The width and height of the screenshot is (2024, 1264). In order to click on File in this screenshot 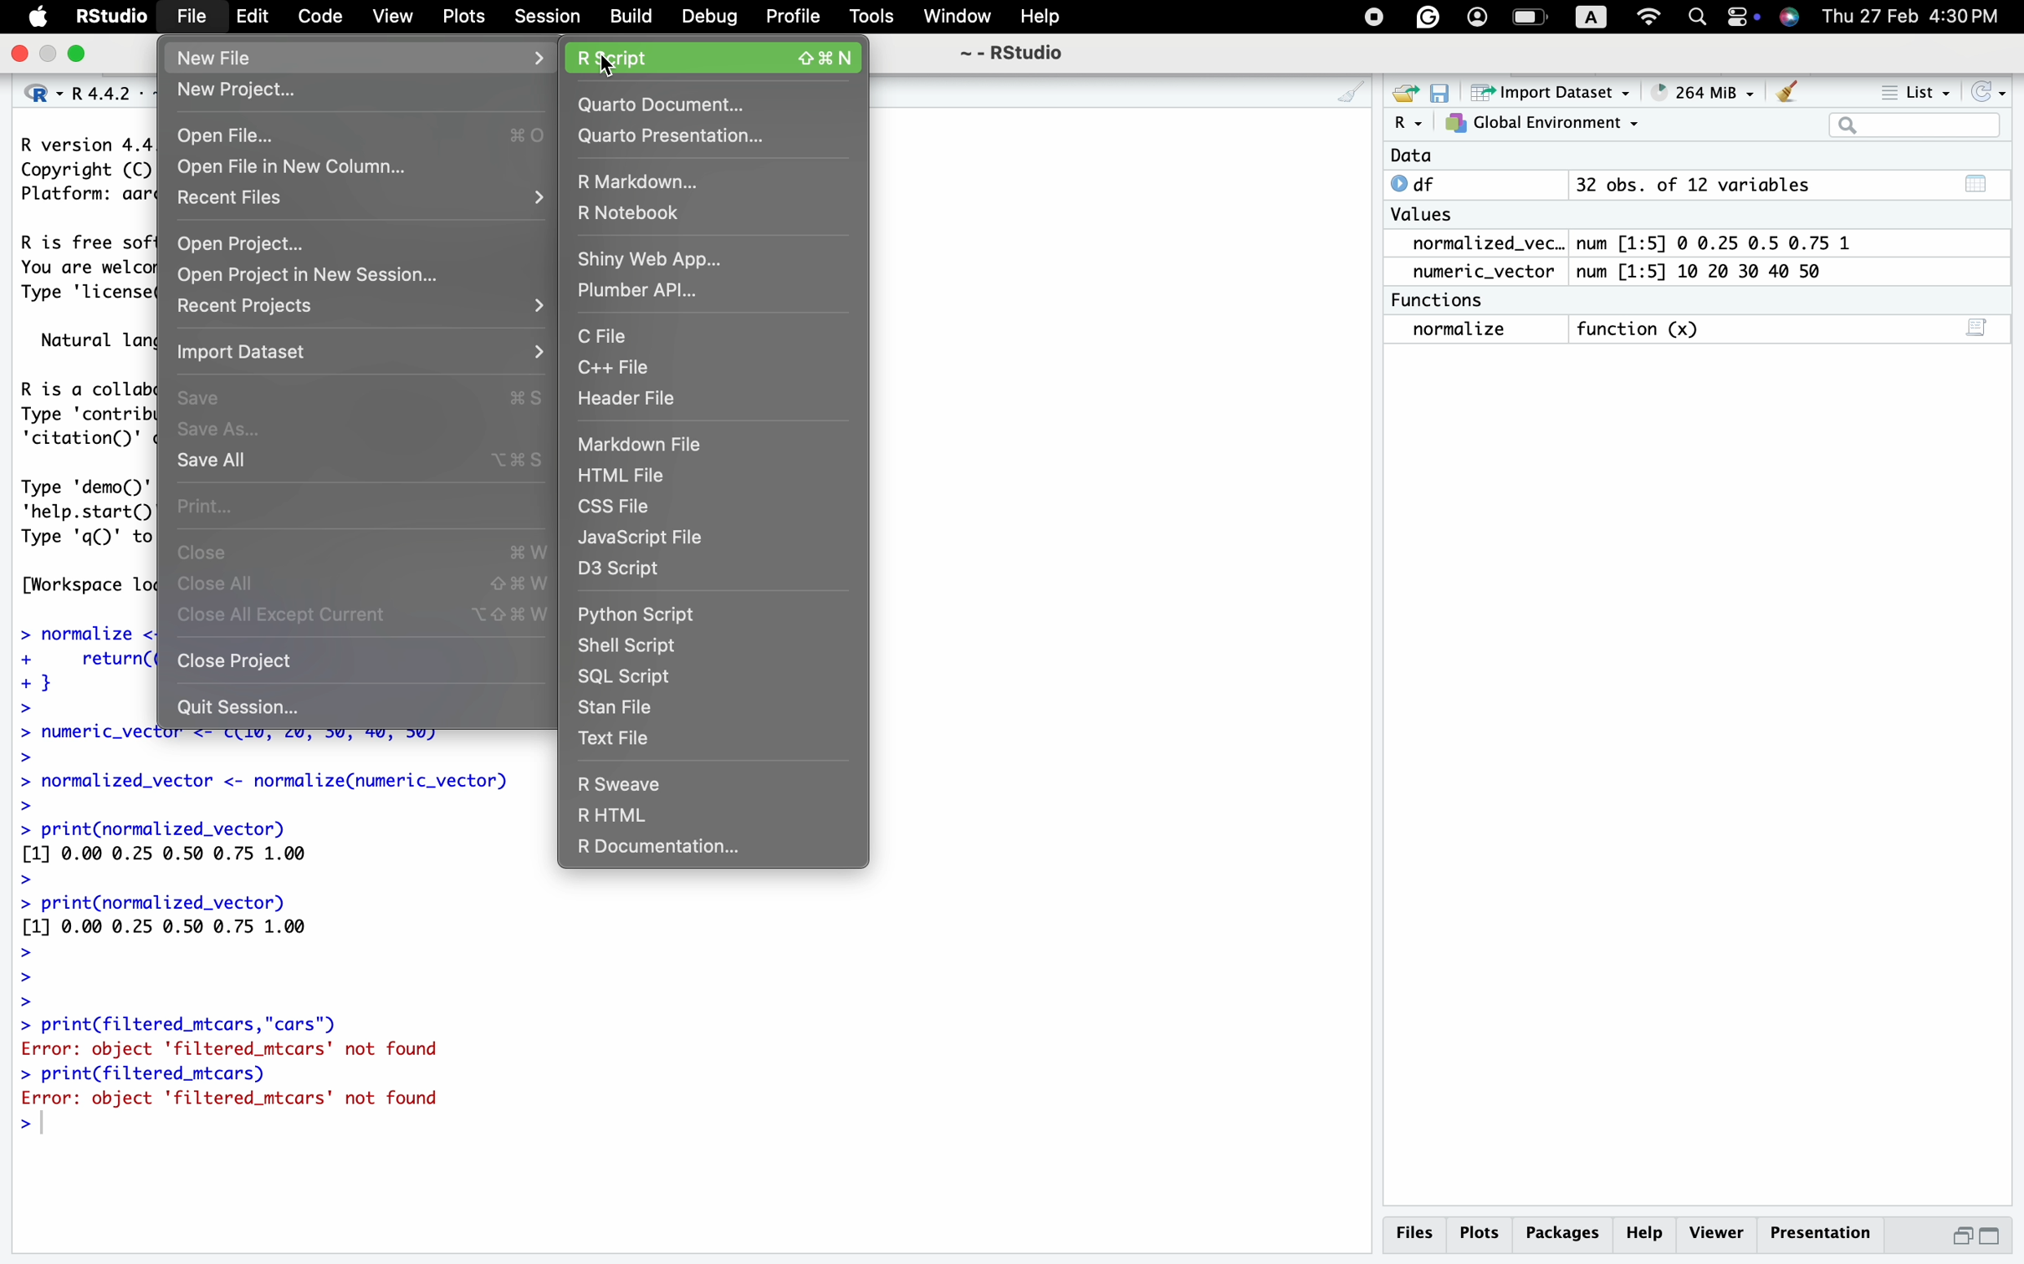, I will do `click(192, 15)`.